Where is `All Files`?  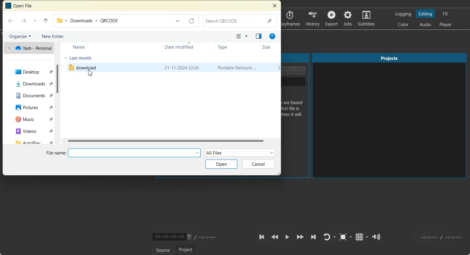 All Files is located at coordinates (240, 152).